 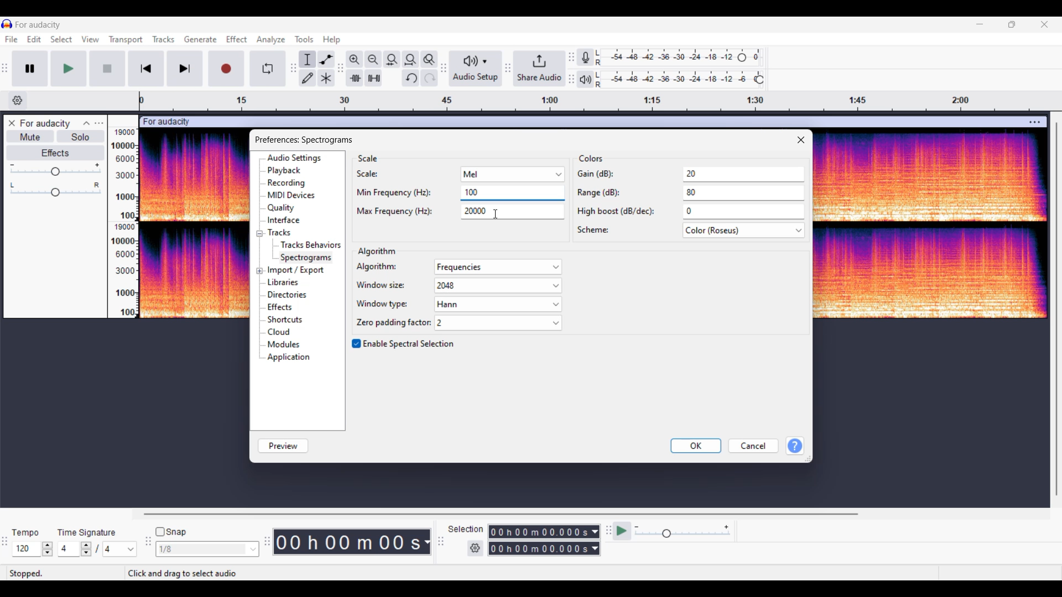 I want to click on Toggle for Spectral selection, so click(x=404, y=344).